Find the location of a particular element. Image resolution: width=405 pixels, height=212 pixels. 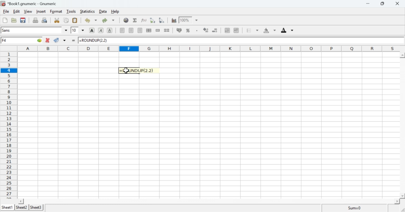

Align right is located at coordinates (140, 31).